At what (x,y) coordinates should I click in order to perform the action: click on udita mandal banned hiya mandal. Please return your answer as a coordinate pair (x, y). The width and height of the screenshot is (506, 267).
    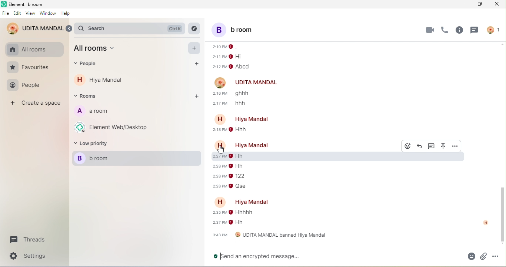
    Looking at the image, I should click on (269, 236).